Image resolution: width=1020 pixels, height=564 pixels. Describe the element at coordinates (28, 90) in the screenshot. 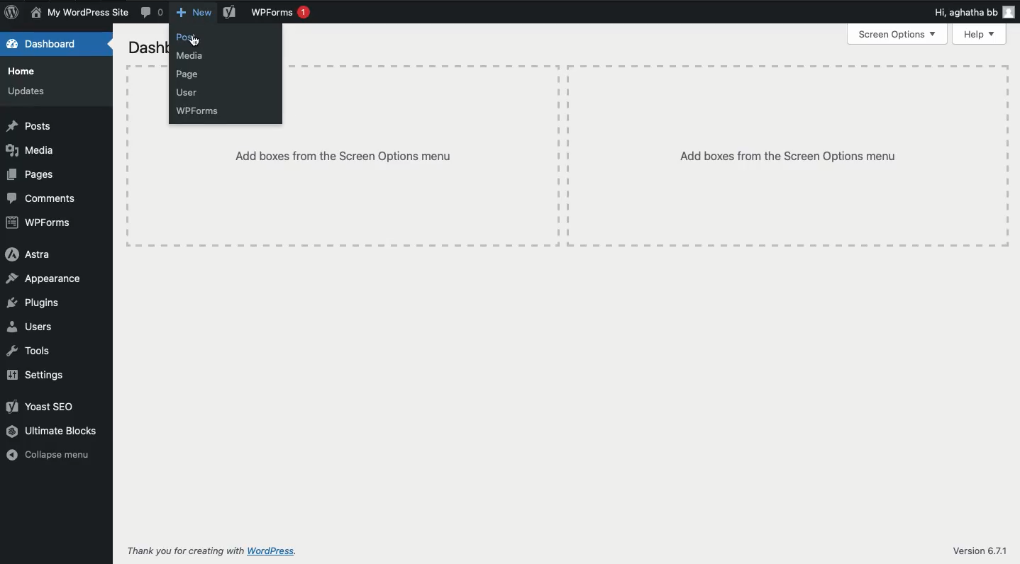

I see `Updates` at that location.